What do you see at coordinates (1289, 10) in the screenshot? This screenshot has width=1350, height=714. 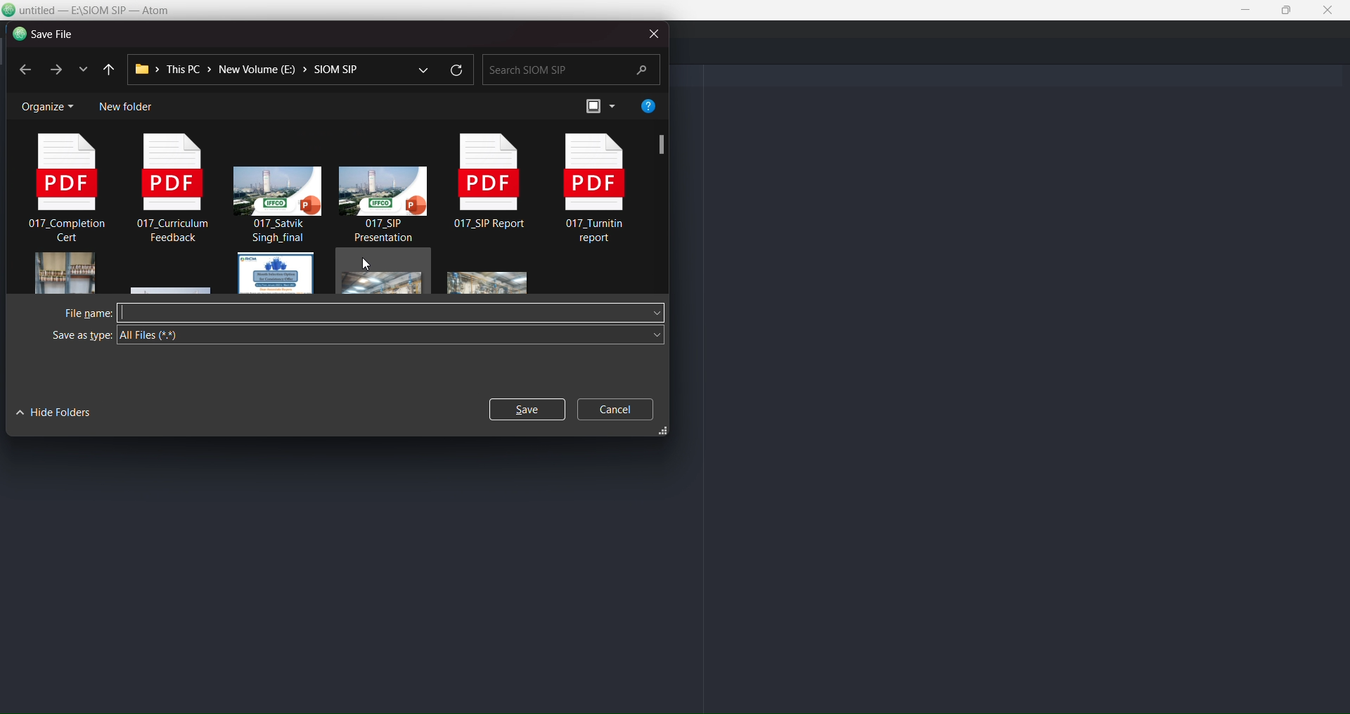 I see `maximize` at bounding box center [1289, 10].